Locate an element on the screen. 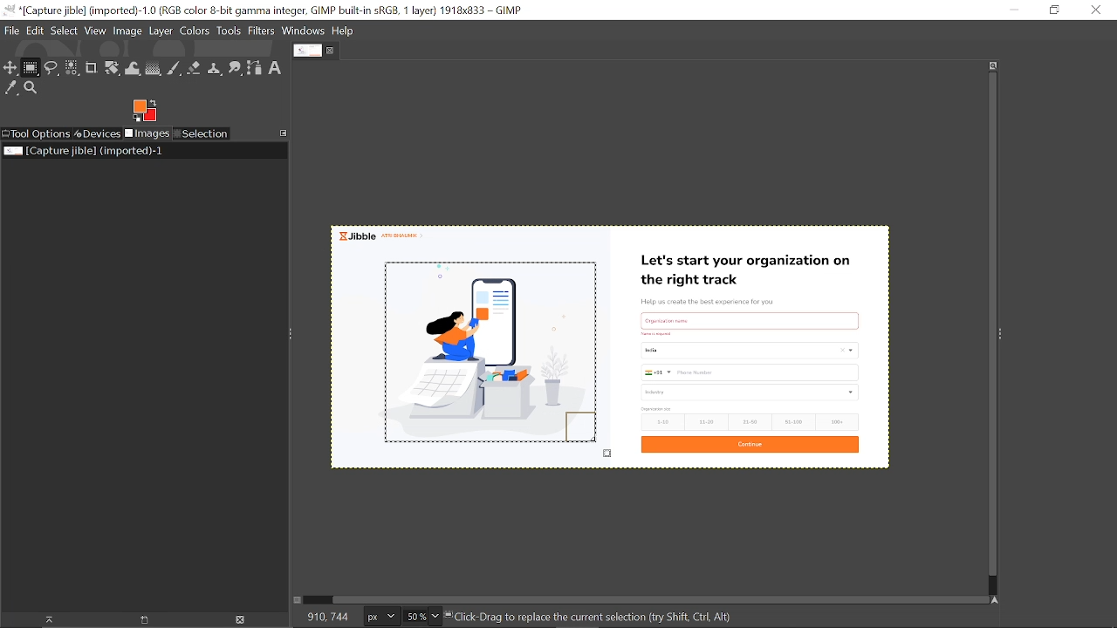 Image resolution: width=1117 pixels, height=628 pixels. 1-10 is located at coordinates (660, 422).